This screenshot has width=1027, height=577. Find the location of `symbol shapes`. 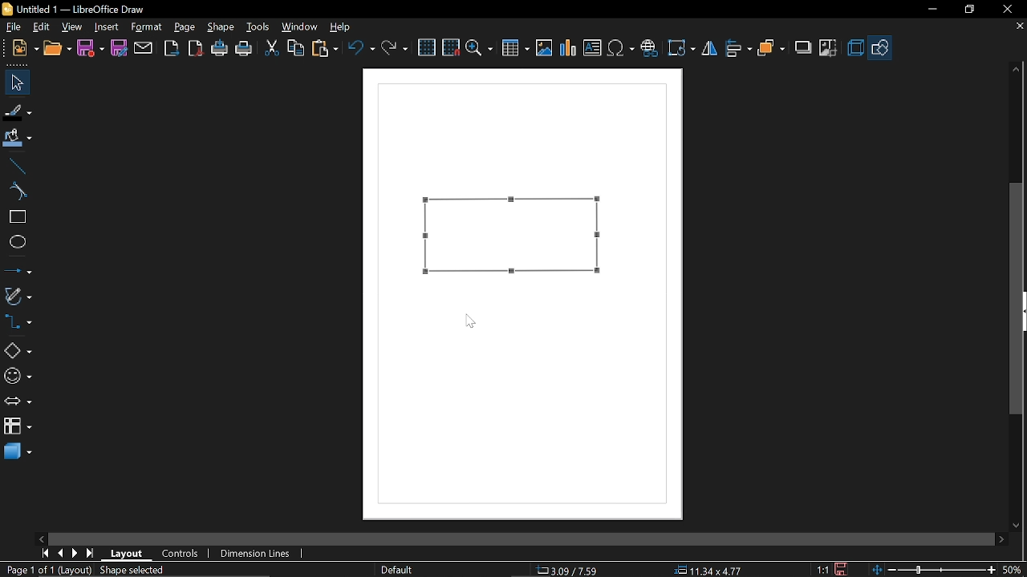

symbol shapes is located at coordinates (18, 378).